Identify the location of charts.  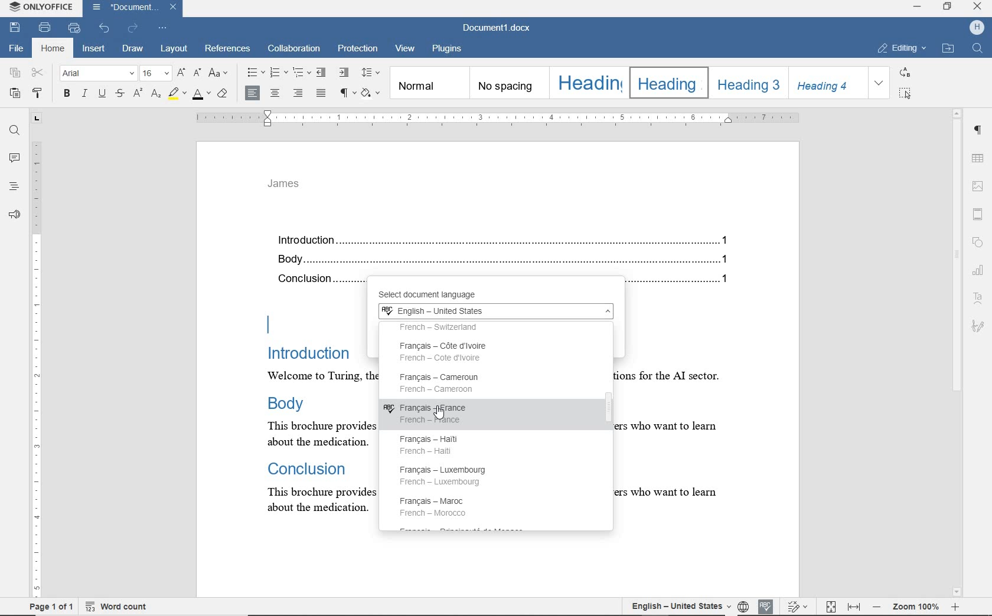
(981, 268).